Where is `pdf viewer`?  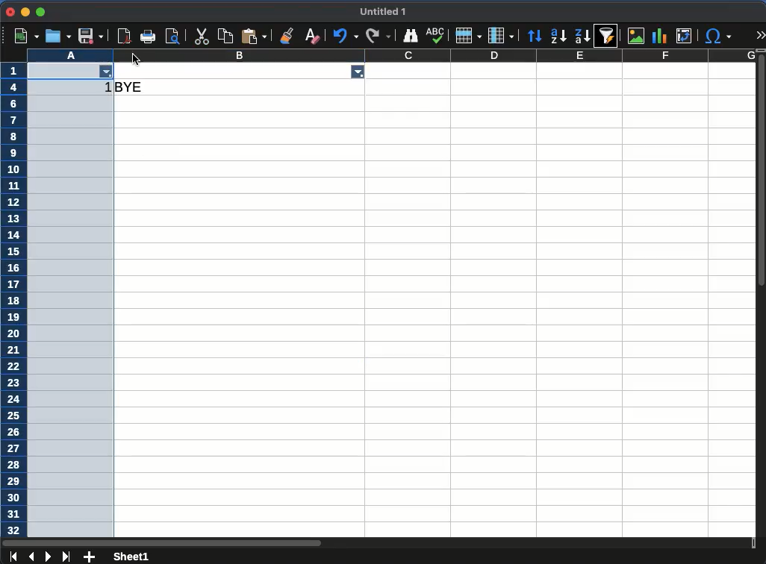
pdf viewer is located at coordinates (126, 36).